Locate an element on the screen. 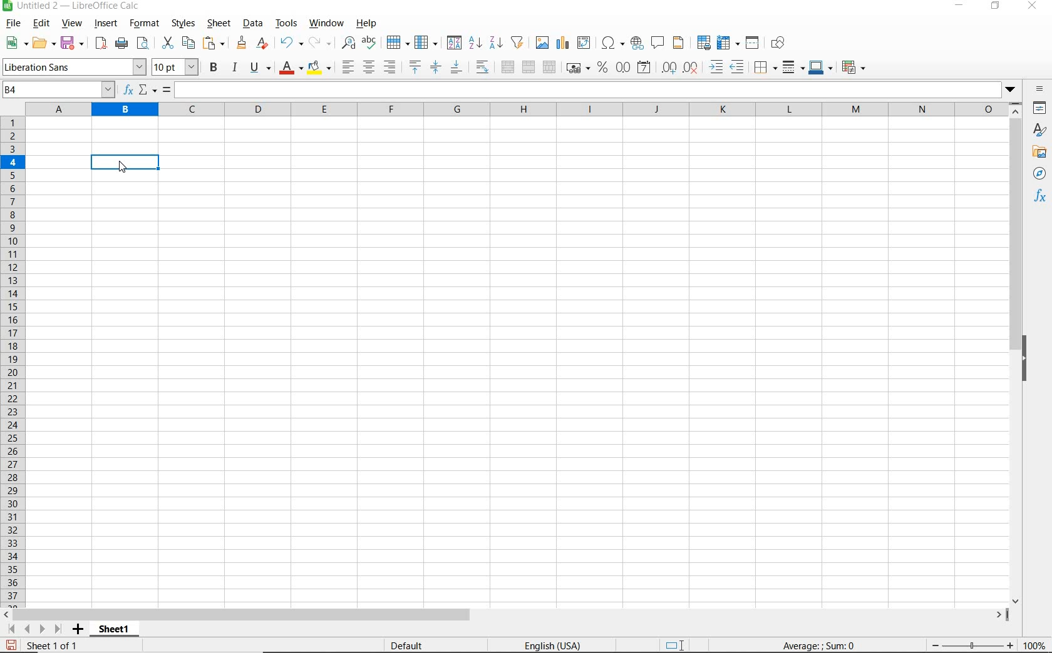  data is located at coordinates (253, 25).